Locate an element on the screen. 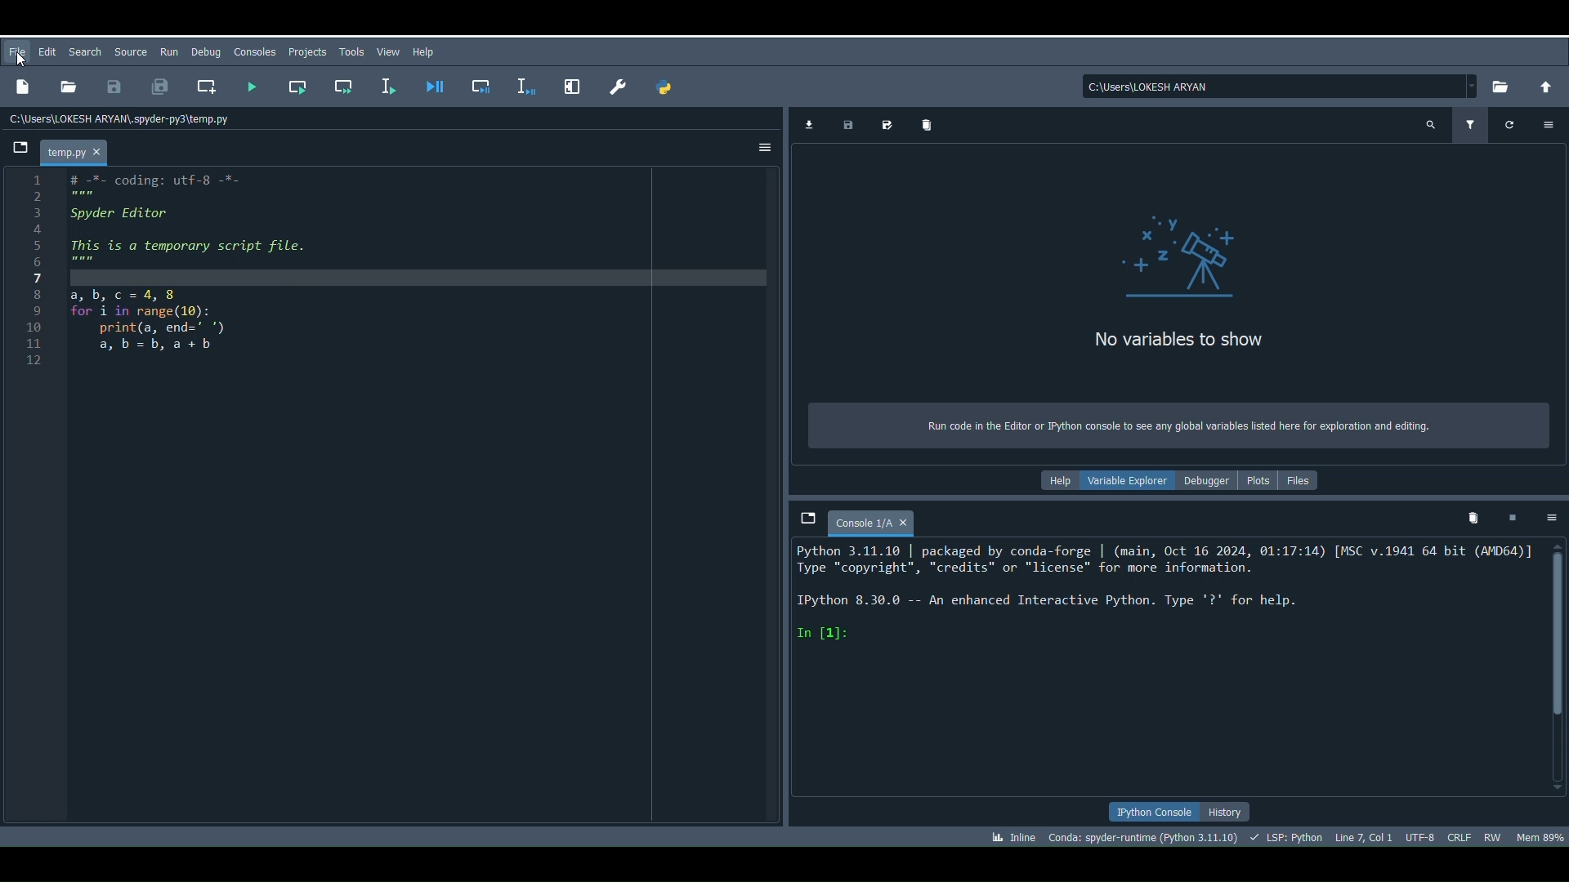 Image resolution: width=1569 pixels, height=882 pixels. Options is located at coordinates (1545, 125).